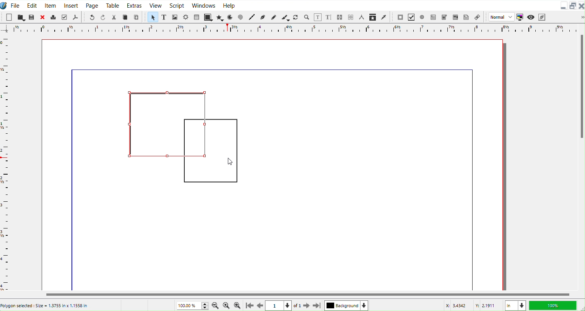 The height and width of the screenshot is (311, 585). Describe the element at coordinates (16, 5) in the screenshot. I see `File` at that location.